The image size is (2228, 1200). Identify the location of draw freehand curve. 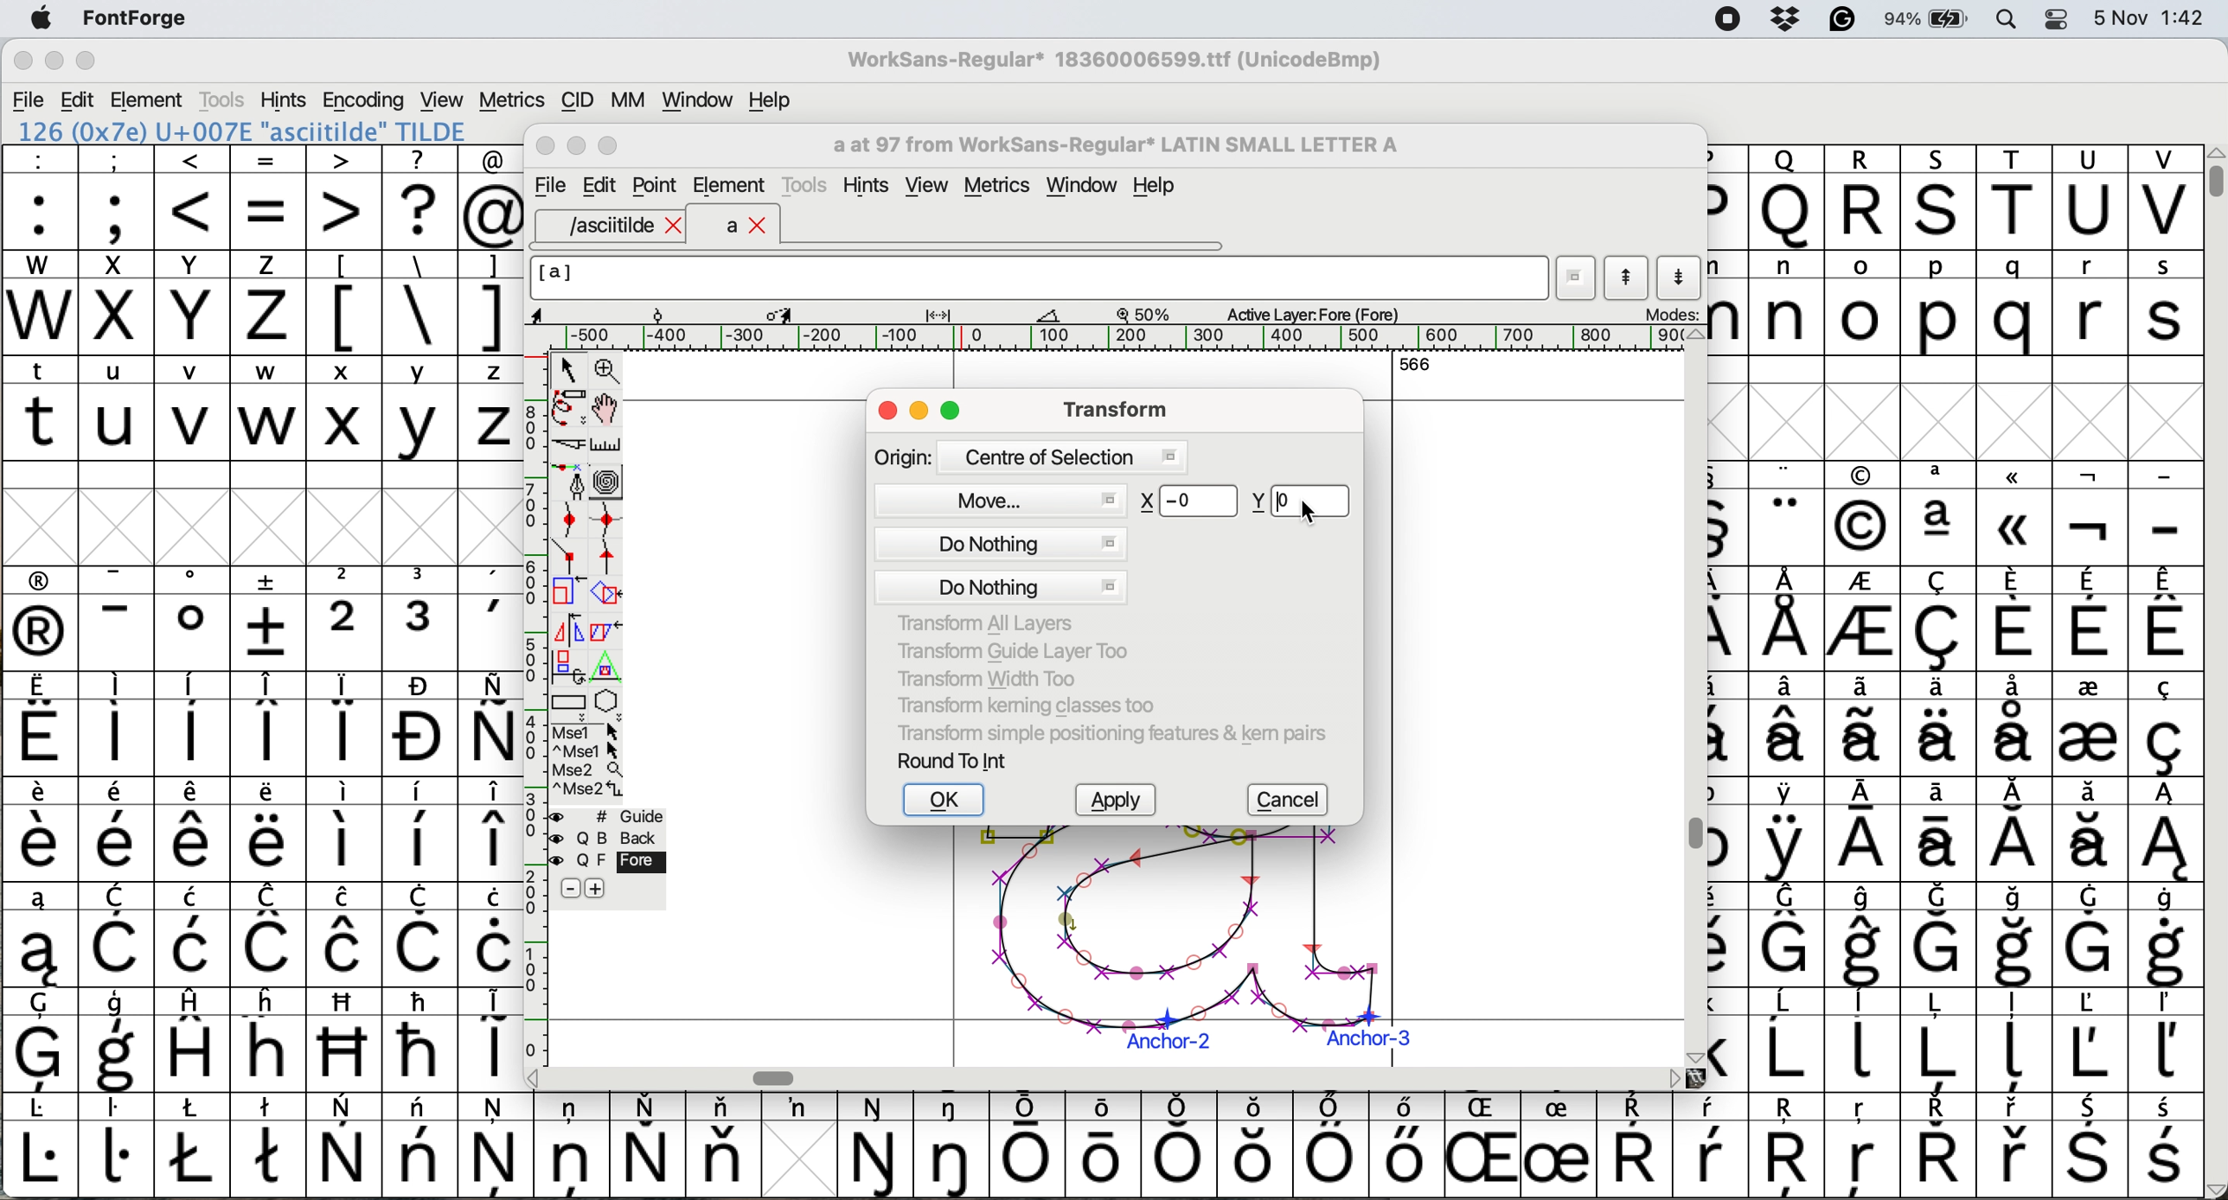
(567, 407).